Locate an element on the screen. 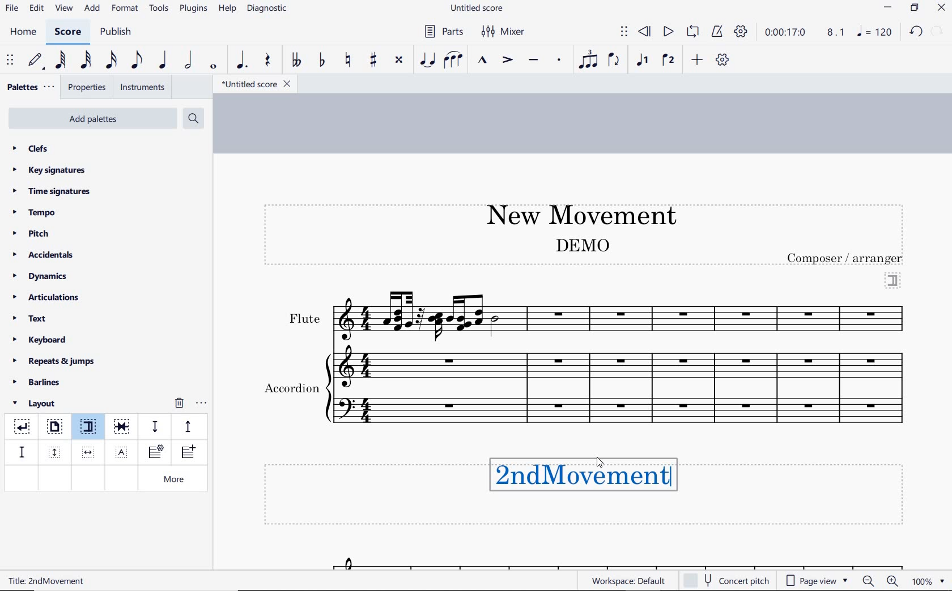 The image size is (952, 591). minimize is located at coordinates (888, 8).